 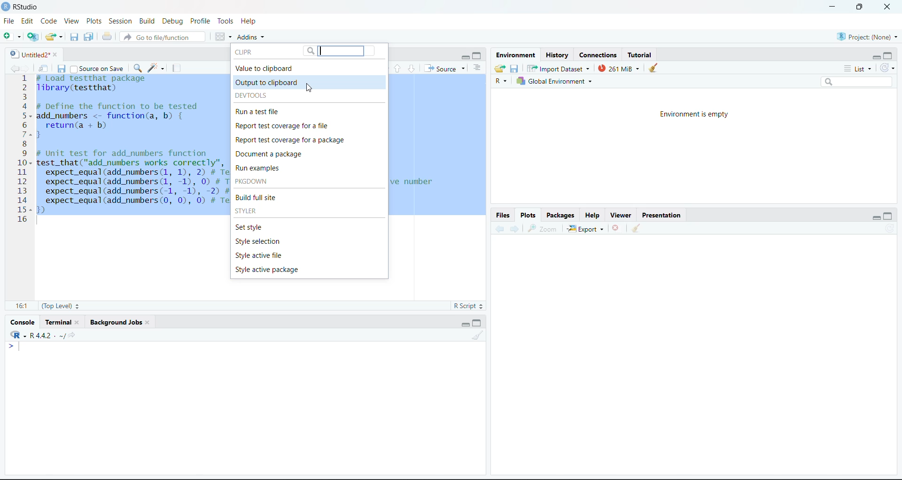 I want to click on Session, so click(x=120, y=21).